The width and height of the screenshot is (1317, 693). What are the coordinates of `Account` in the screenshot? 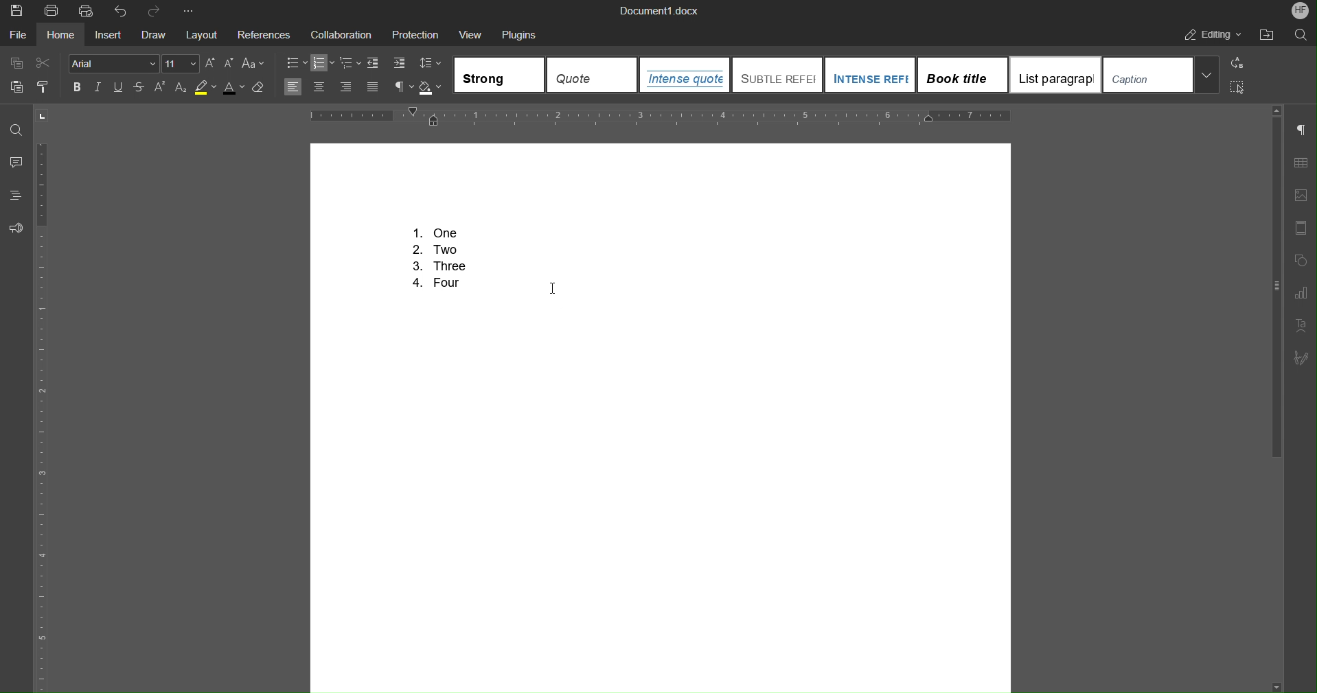 It's located at (1301, 10).